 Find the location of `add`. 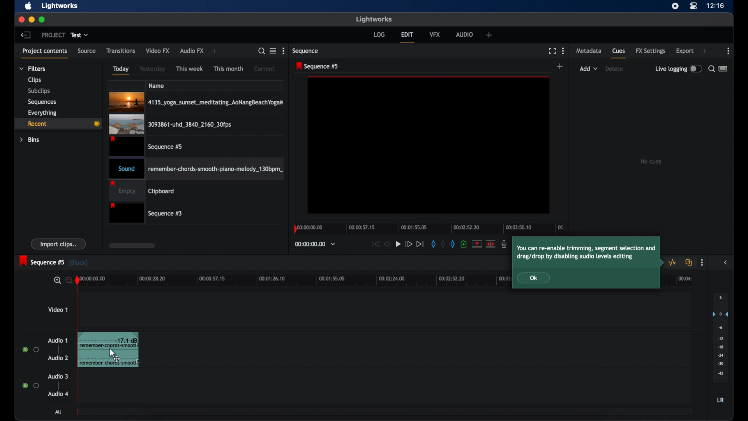

add is located at coordinates (589, 69).